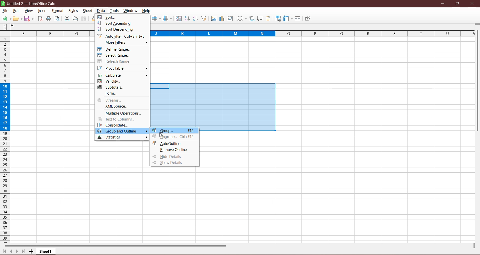 The width and height of the screenshot is (480, 255). Describe the element at coordinates (117, 30) in the screenshot. I see `Sort Descending` at that location.